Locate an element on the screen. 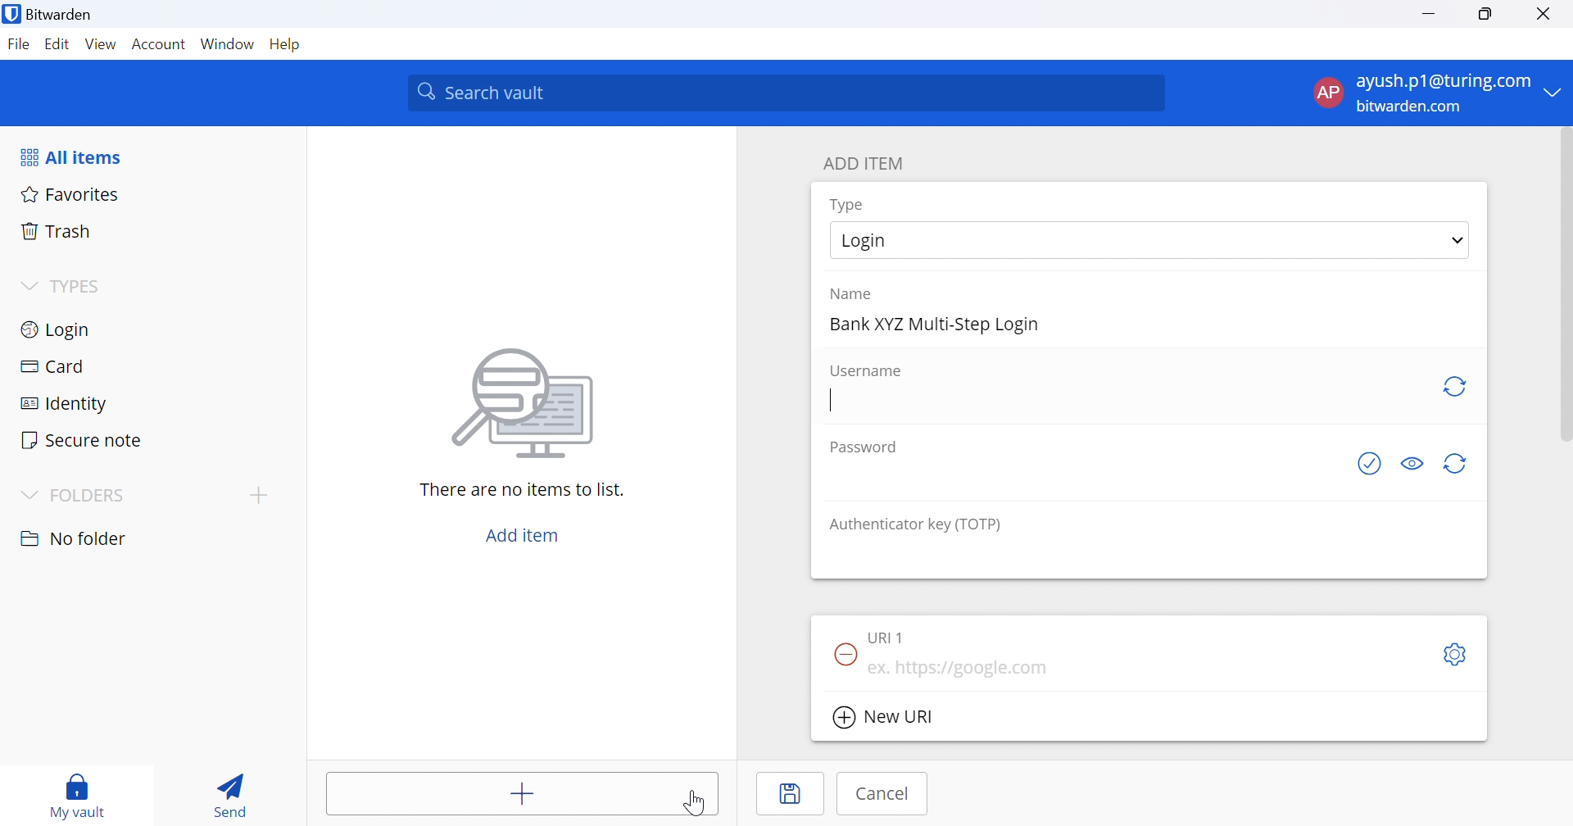 The width and height of the screenshot is (1573, 826). Regenerate Password is located at coordinates (1458, 463).